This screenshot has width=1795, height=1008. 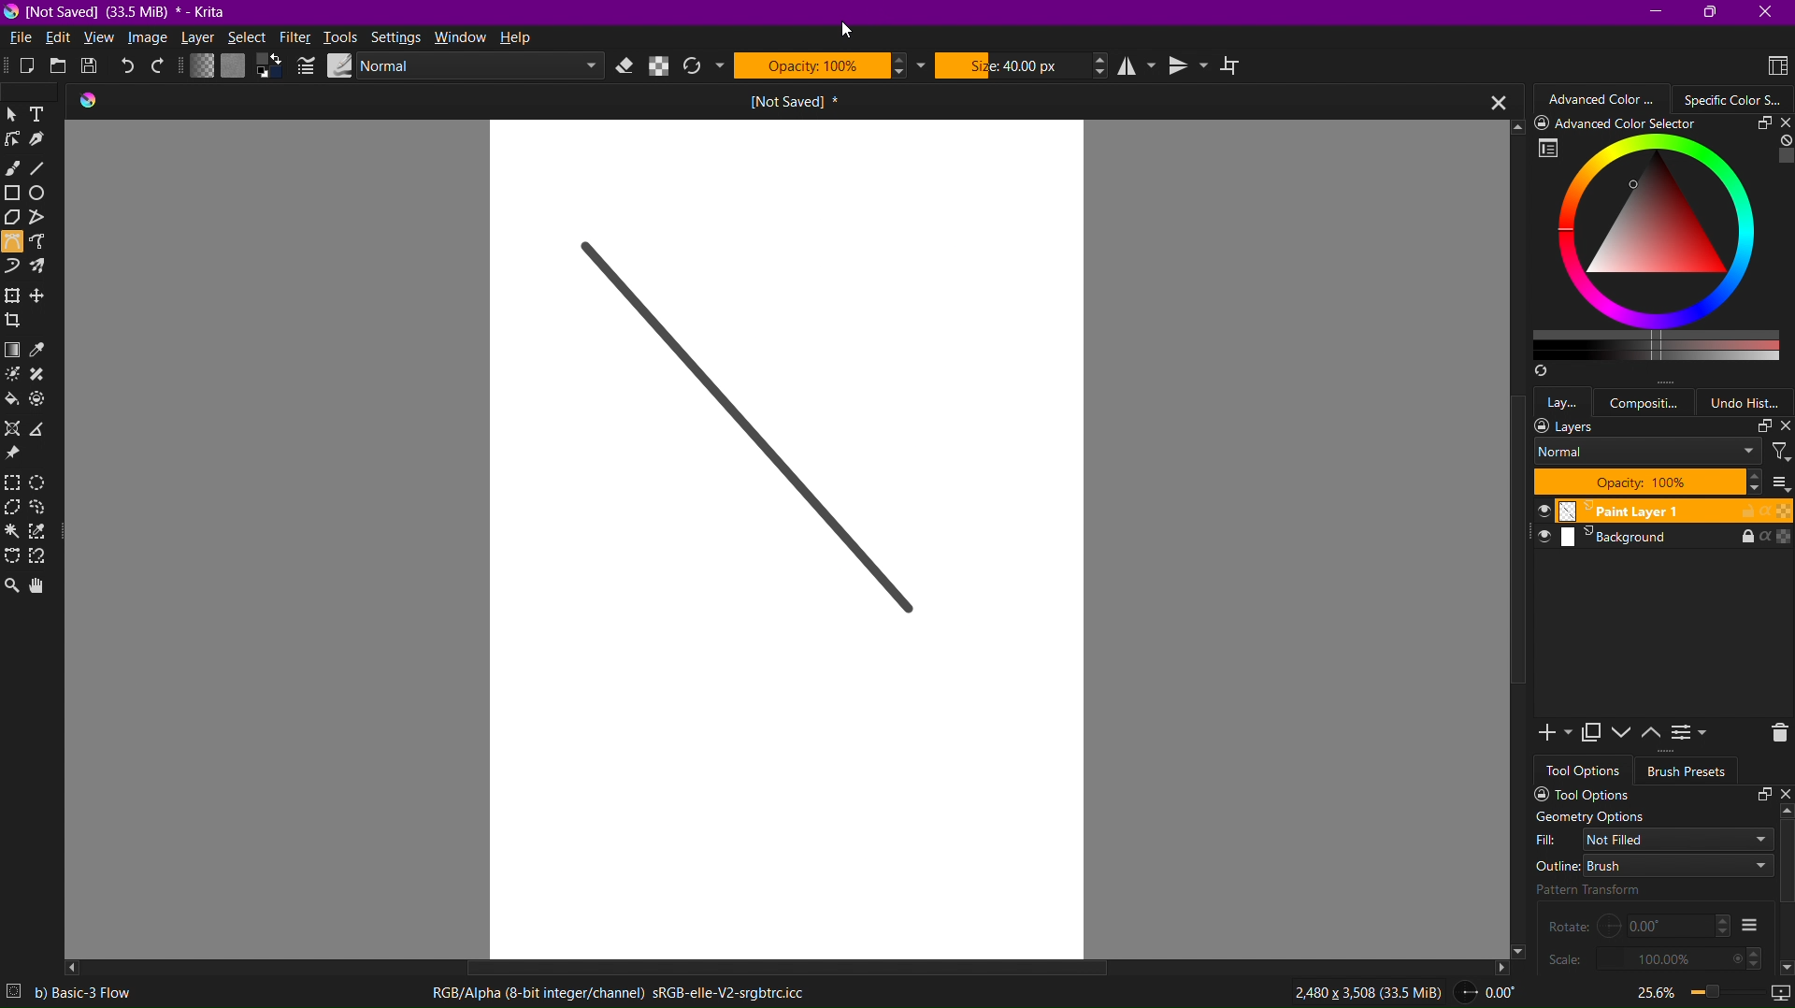 I want to click on Color Wheel, so click(x=1735, y=98).